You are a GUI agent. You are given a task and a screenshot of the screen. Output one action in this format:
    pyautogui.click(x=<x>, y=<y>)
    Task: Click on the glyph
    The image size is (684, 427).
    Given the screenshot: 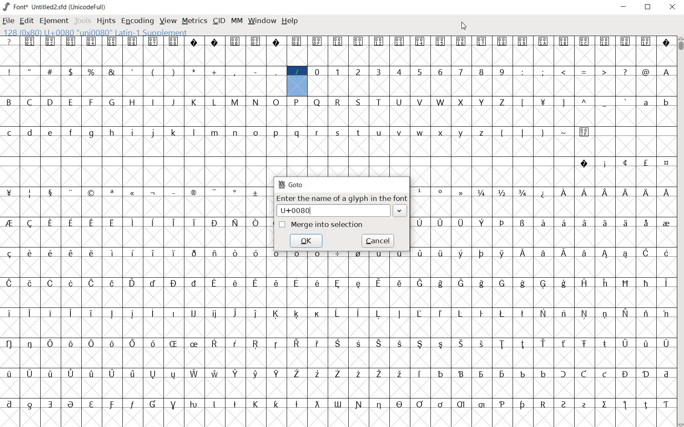 What is the action you would take?
    pyautogui.click(x=646, y=284)
    